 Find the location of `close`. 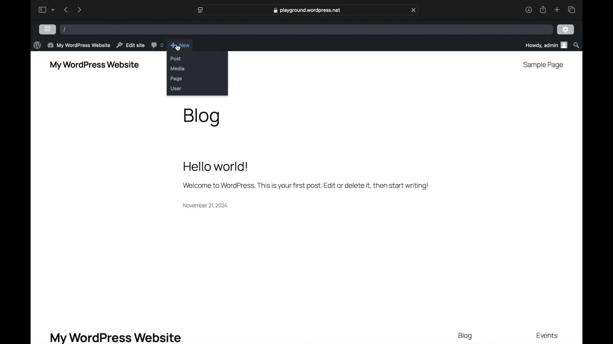

close is located at coordinates (414, 10).